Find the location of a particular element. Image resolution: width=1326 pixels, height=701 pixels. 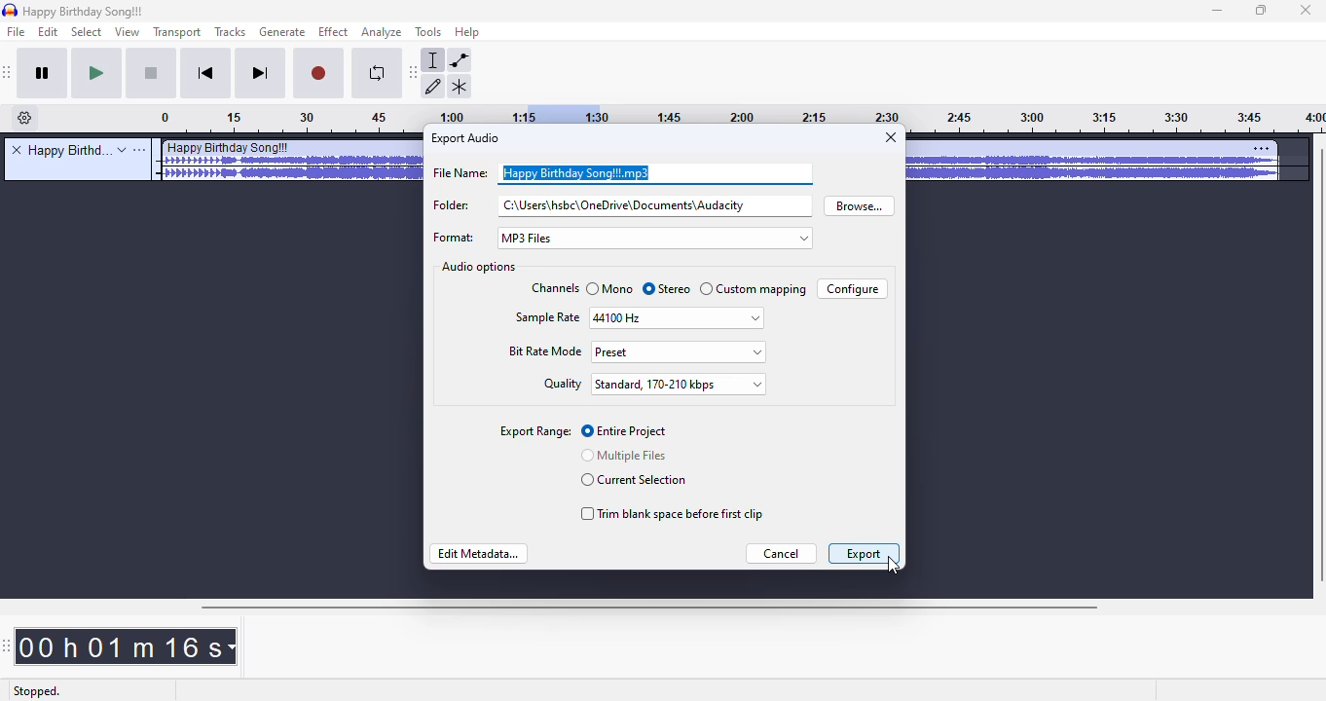

standard, 170-210 kbps is located at coordinates (677, 385).